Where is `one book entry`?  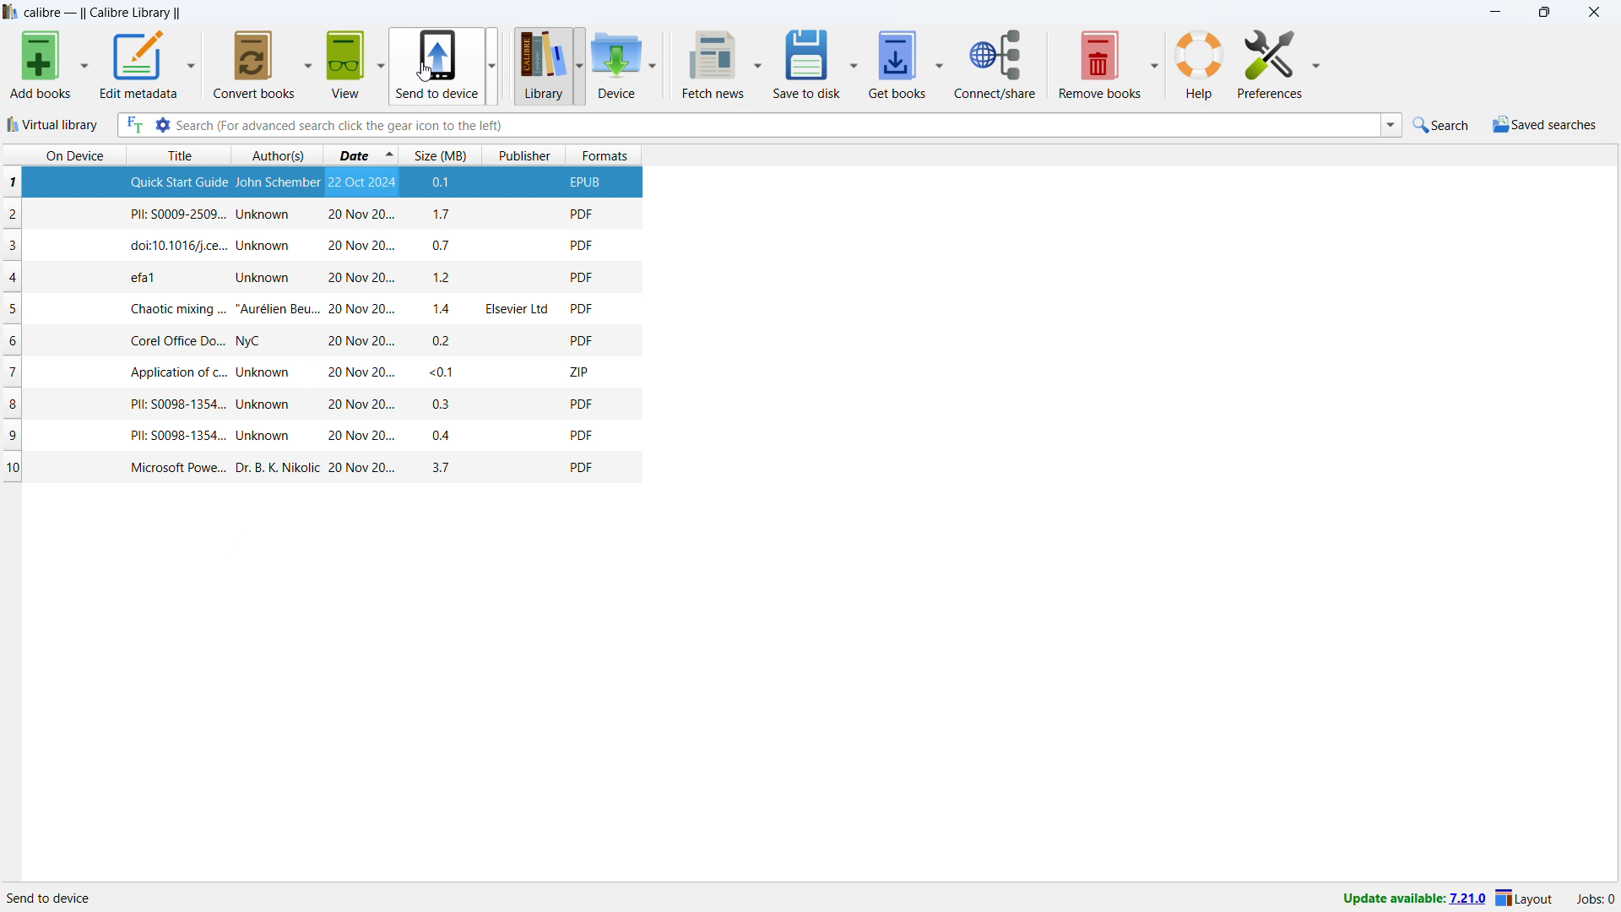 one book entry is located at coordinates (323, 435).